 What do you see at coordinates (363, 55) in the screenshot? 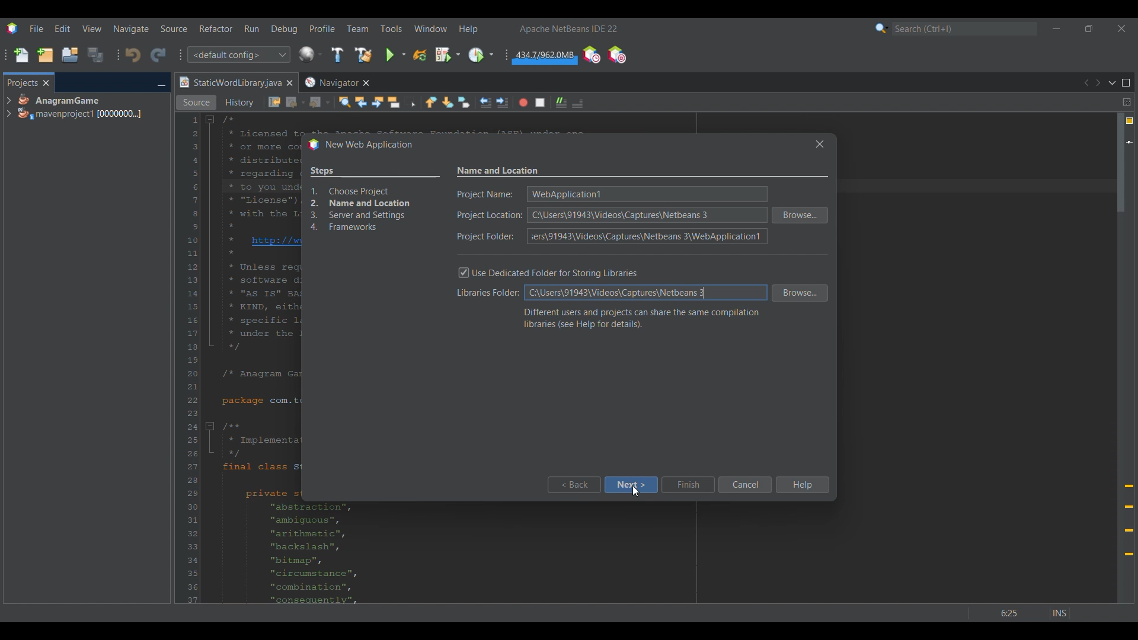
I see `Clean and build main project` at bounding box center [363, 55].